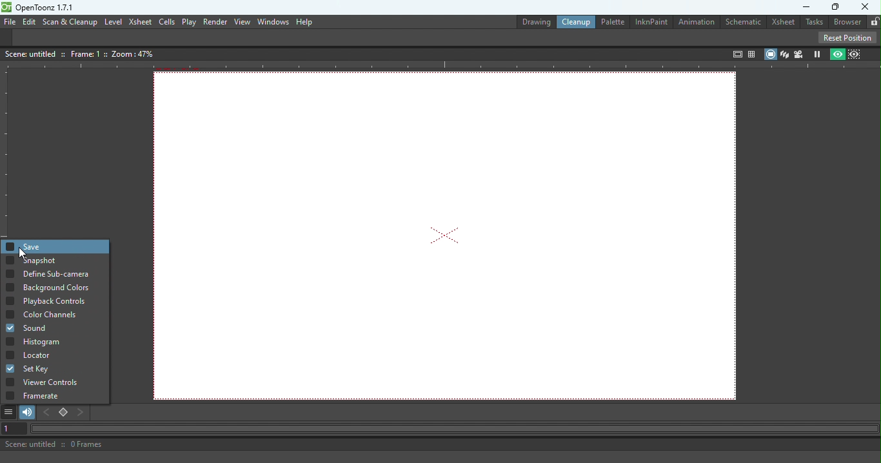  What do you see at coordinates (50, 273) in the screenshot?
I see `Define Sub-camera` at bounding box center [50, 273].